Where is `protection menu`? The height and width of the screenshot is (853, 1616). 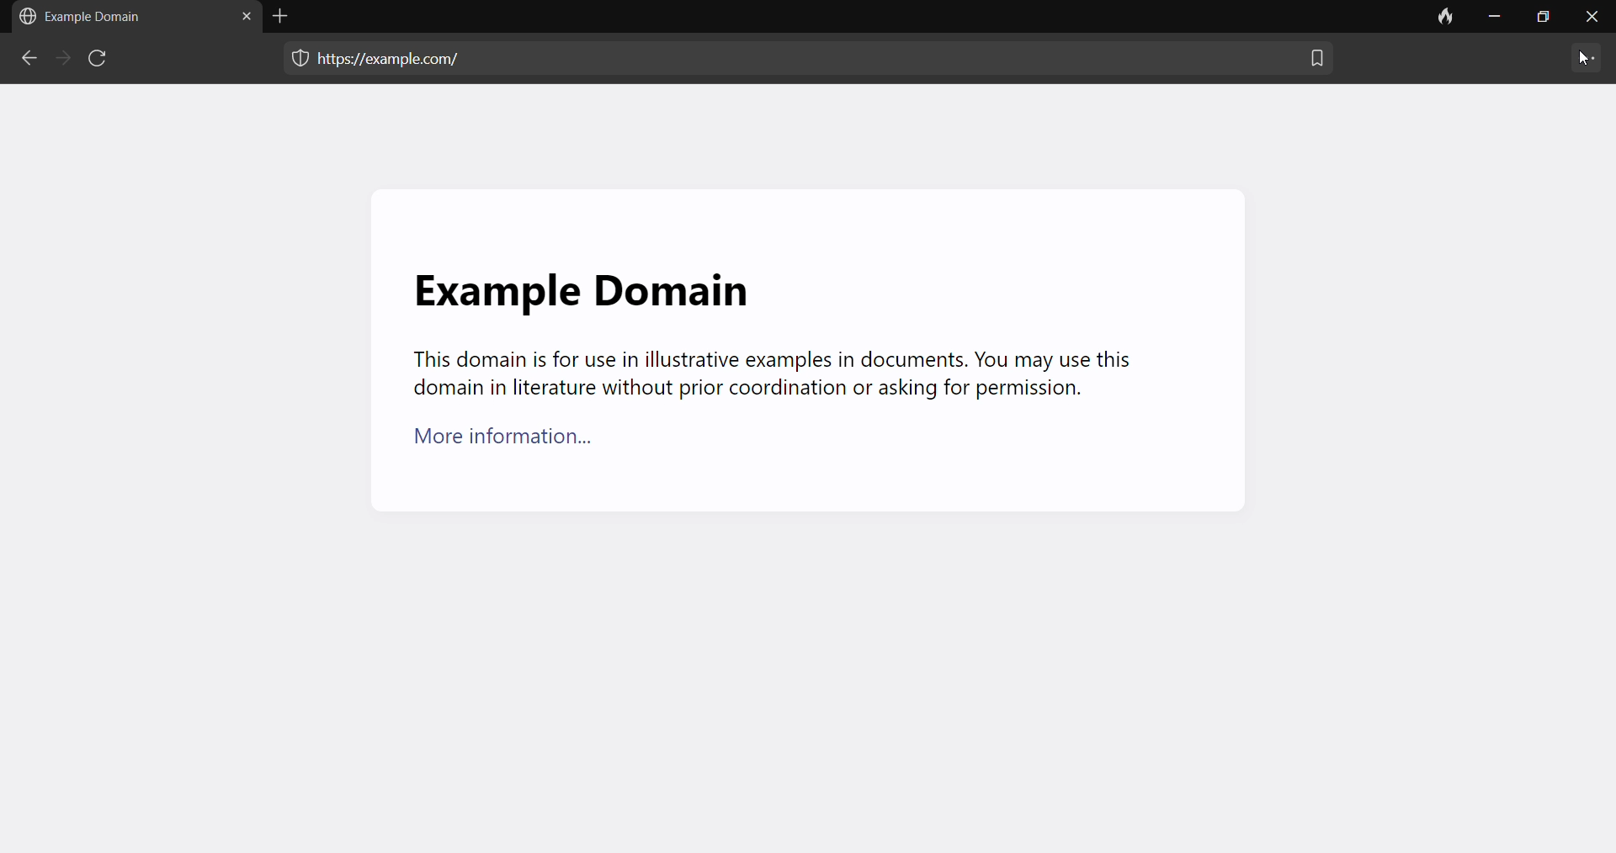
protection menu is located at coordinates (292, 61).